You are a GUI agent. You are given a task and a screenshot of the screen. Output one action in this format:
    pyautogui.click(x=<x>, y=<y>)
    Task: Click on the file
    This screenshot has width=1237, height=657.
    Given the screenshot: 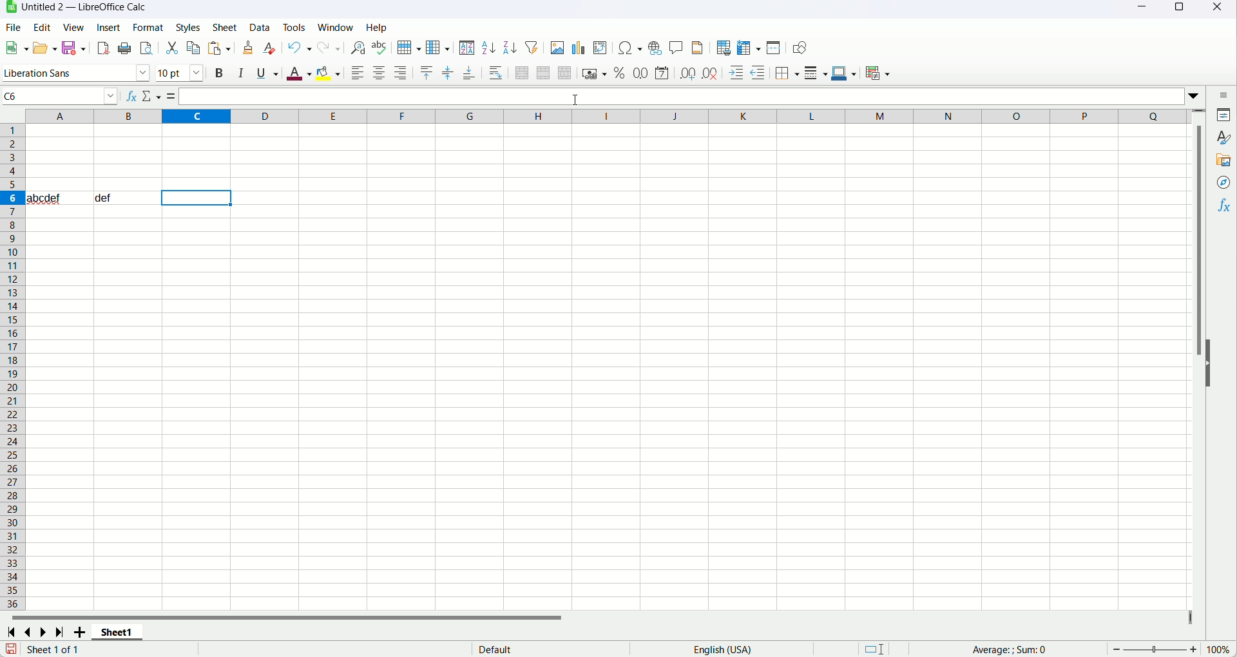 What is the action you would take?
    pyautogui.click(x=12, y=28)
    